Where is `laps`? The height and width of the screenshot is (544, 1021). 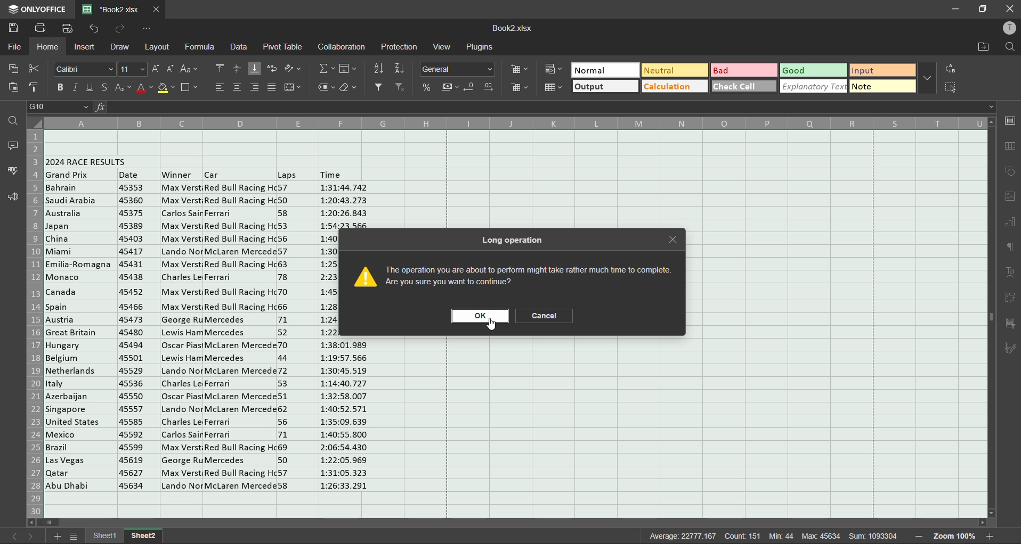 laps is located at coordinates (290, 337).